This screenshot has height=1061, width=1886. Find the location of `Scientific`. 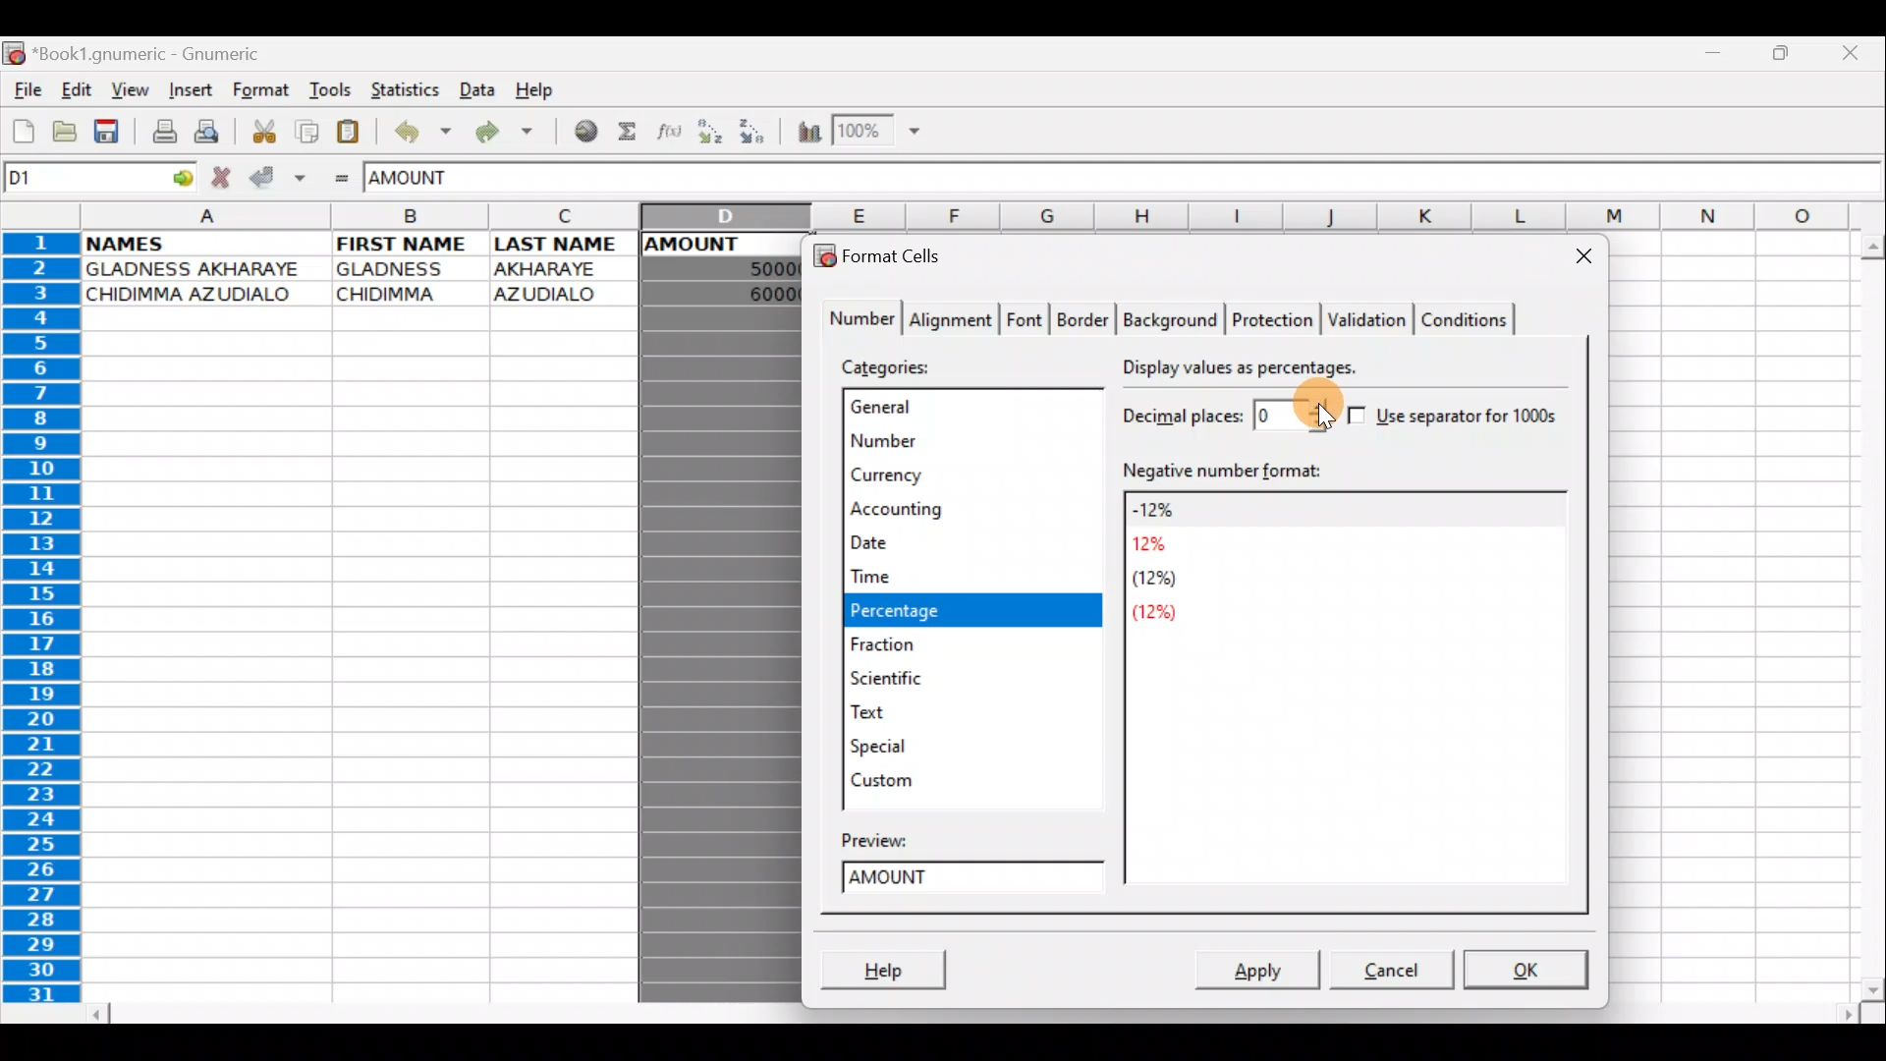

Scientific is located at coordinates (914, 680).